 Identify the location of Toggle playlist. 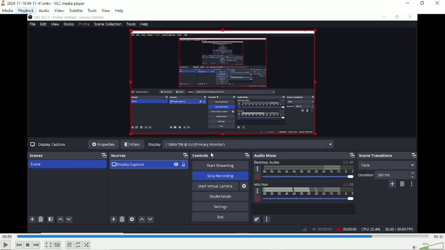
(68, 245).